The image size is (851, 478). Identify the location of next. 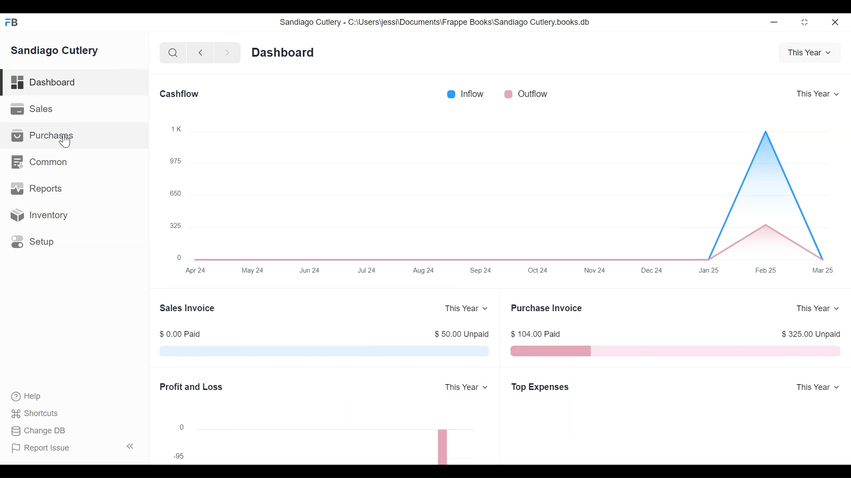
(226, 52).